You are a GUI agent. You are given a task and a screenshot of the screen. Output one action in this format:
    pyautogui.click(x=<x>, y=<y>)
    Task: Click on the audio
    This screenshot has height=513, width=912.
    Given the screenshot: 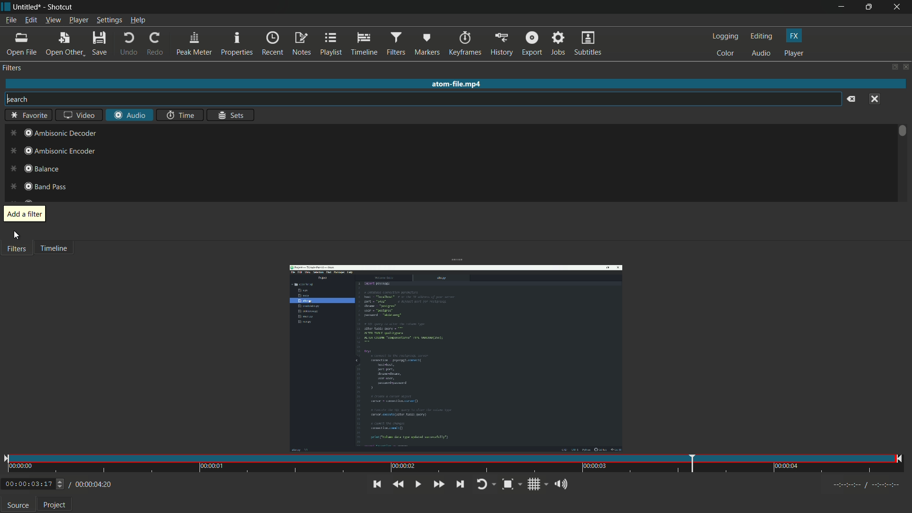 What is the action you would take?
    pyautogui.click(x=760, y=54)
    